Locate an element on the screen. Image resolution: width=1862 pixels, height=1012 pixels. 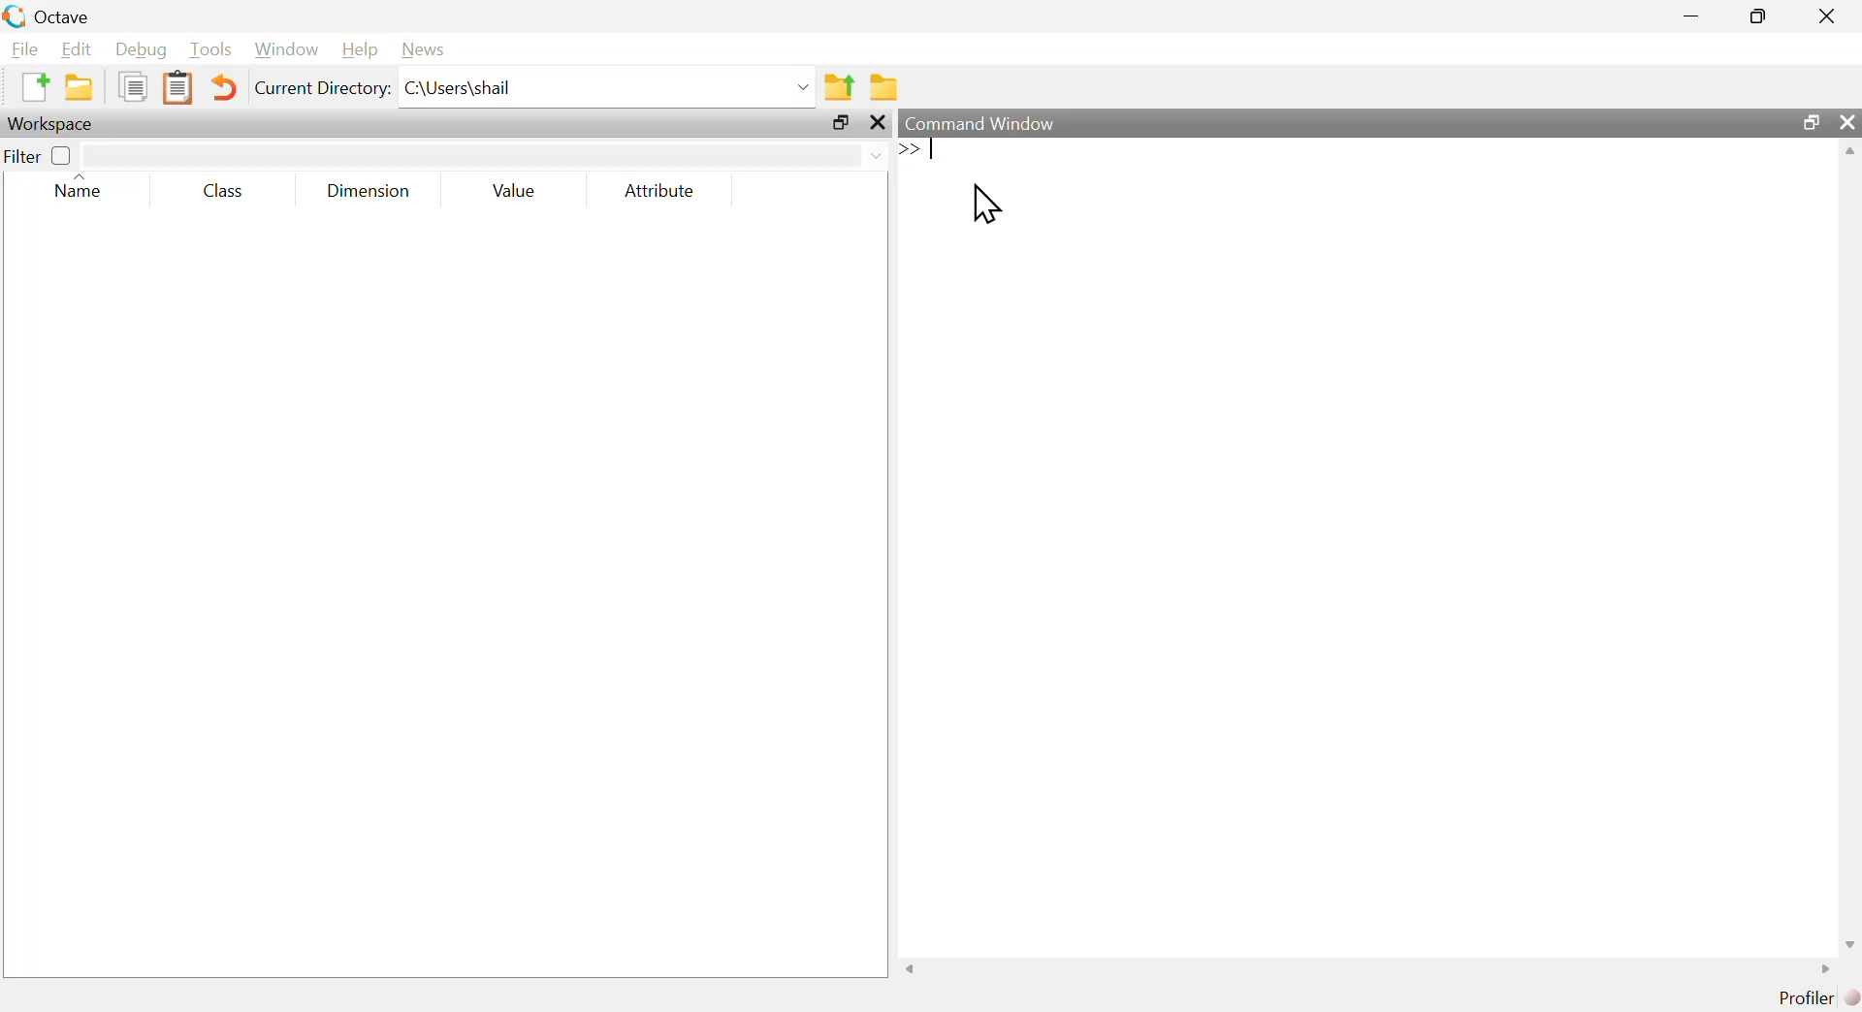
 Debug is located at coordinates (138, 49).